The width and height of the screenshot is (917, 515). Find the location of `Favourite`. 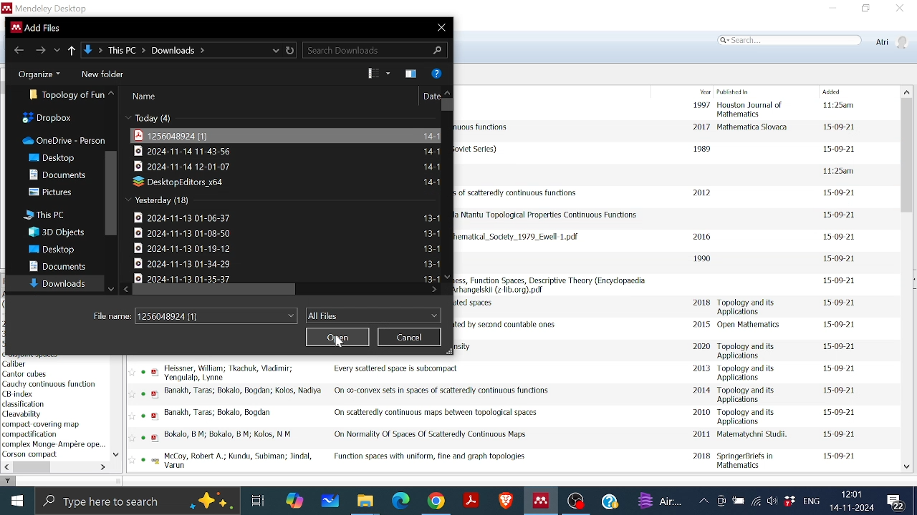

Favourite is located at coordinates (130, 461).